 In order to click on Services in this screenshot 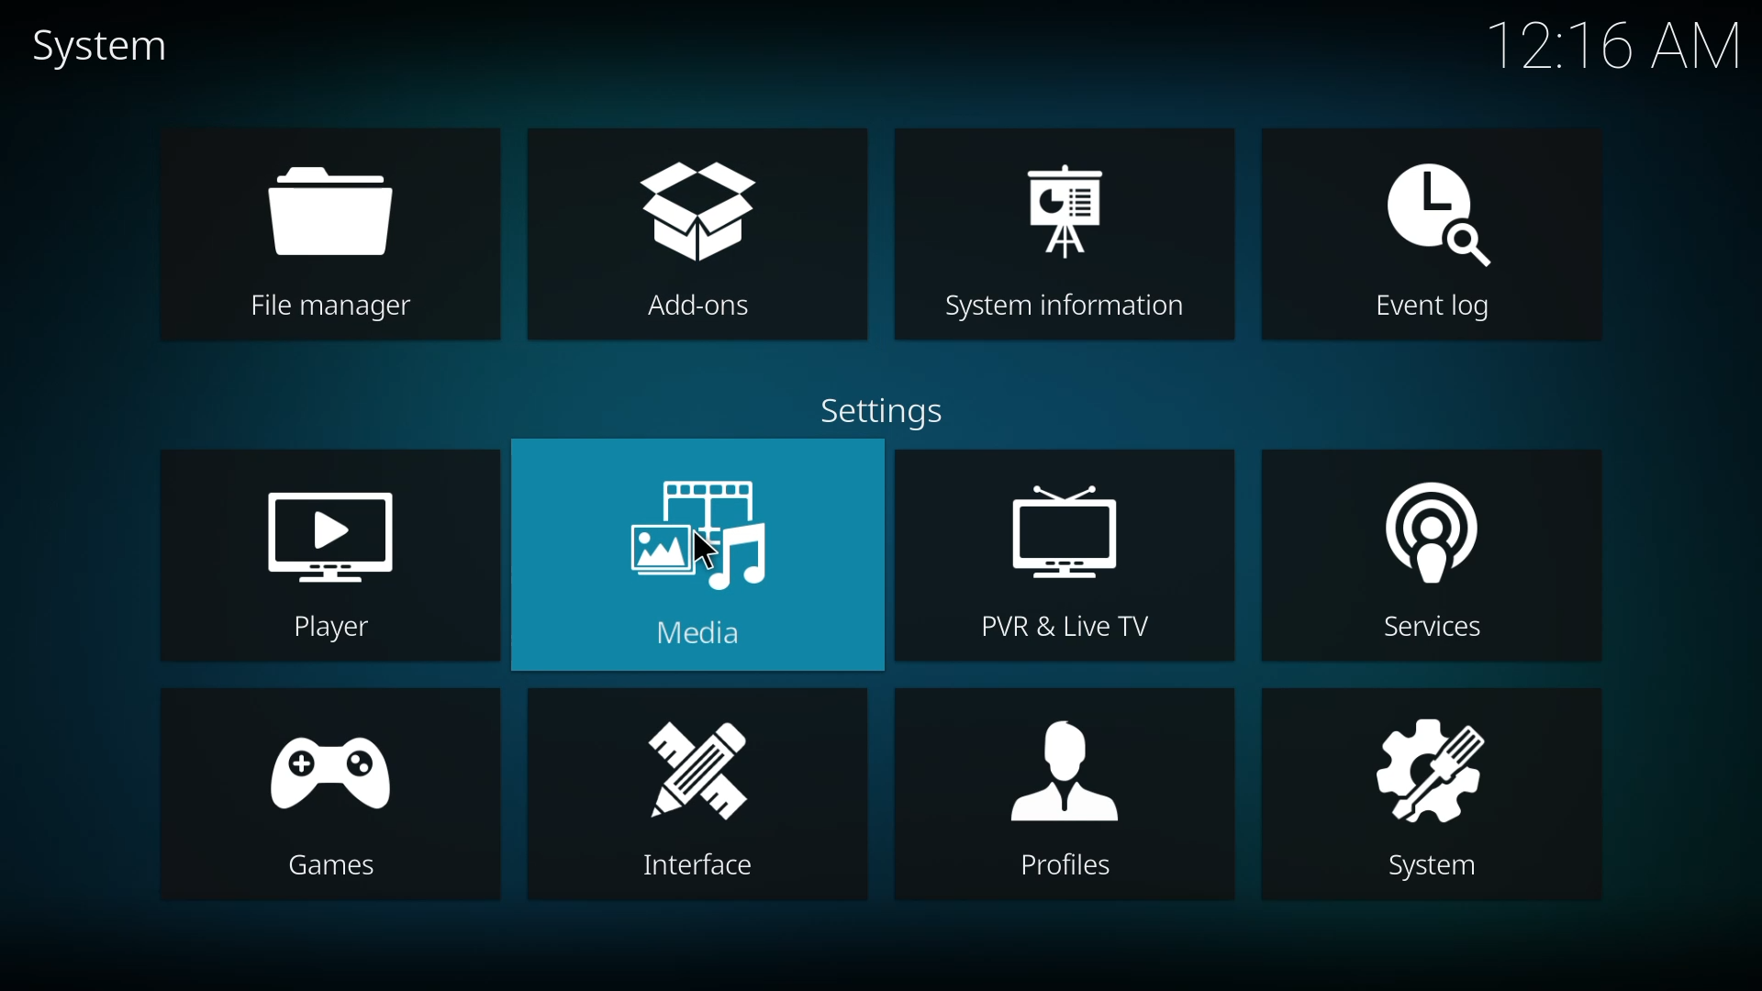, I will do `click(1425, 629)`.